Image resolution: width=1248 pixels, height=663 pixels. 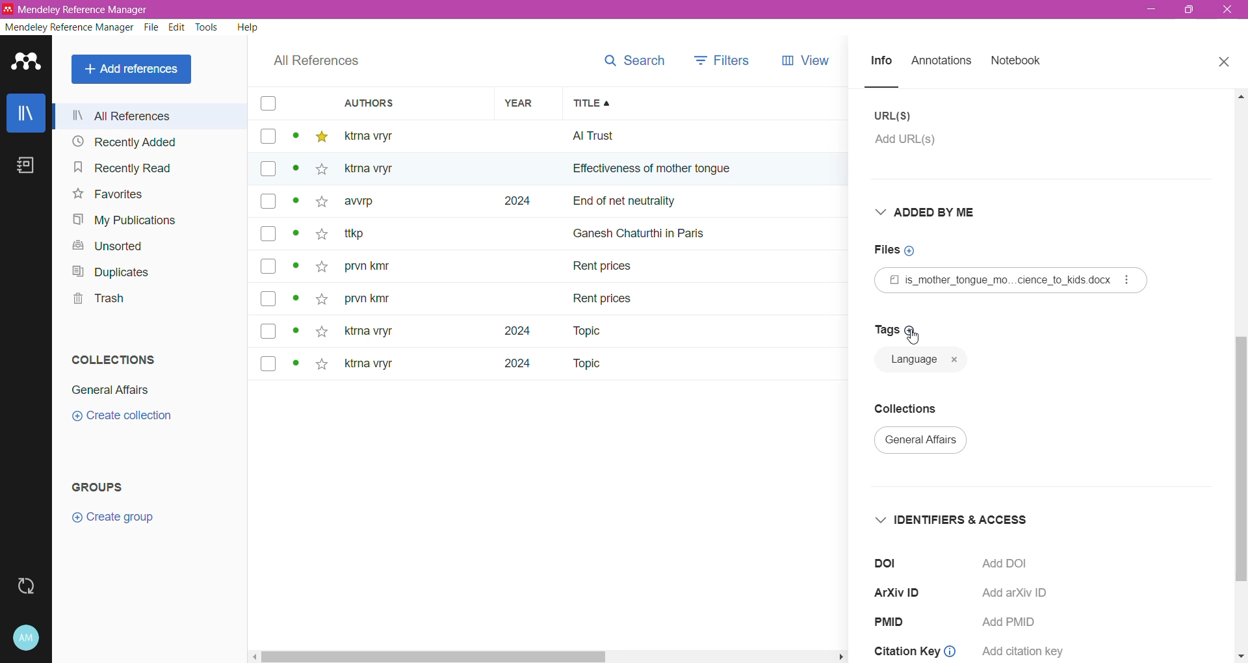 What do you see at coordinates (131, 420) in the screenshot?
I see `create collection` at bounding box center [131, 420].